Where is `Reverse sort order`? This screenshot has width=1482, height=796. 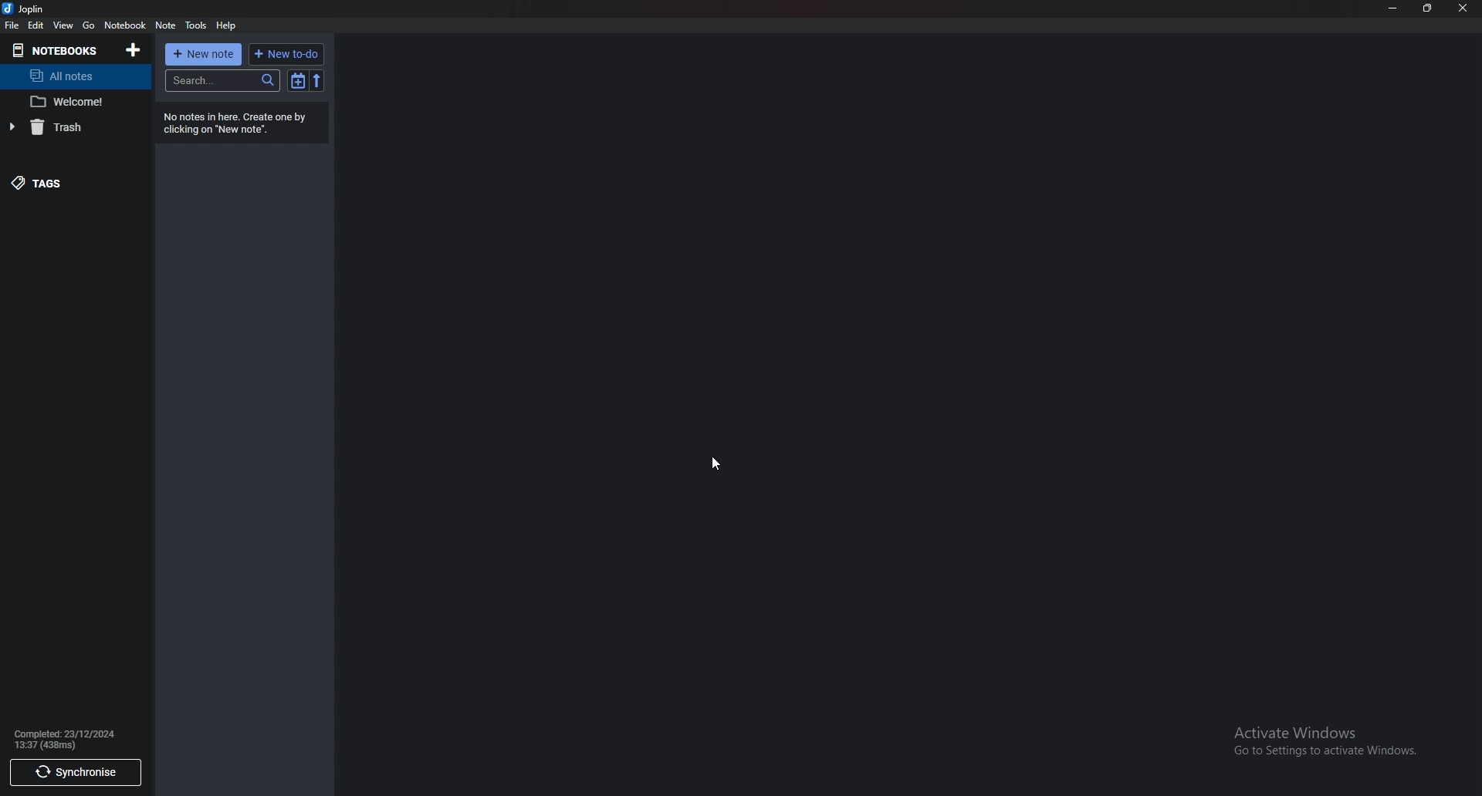
Reverse sort order is located at coordinates (316, 80).